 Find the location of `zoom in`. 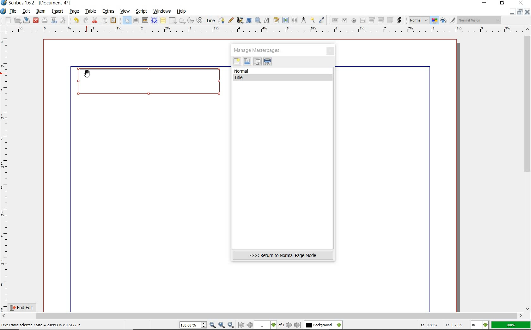

zoom in is located at coordinates (231, 325).